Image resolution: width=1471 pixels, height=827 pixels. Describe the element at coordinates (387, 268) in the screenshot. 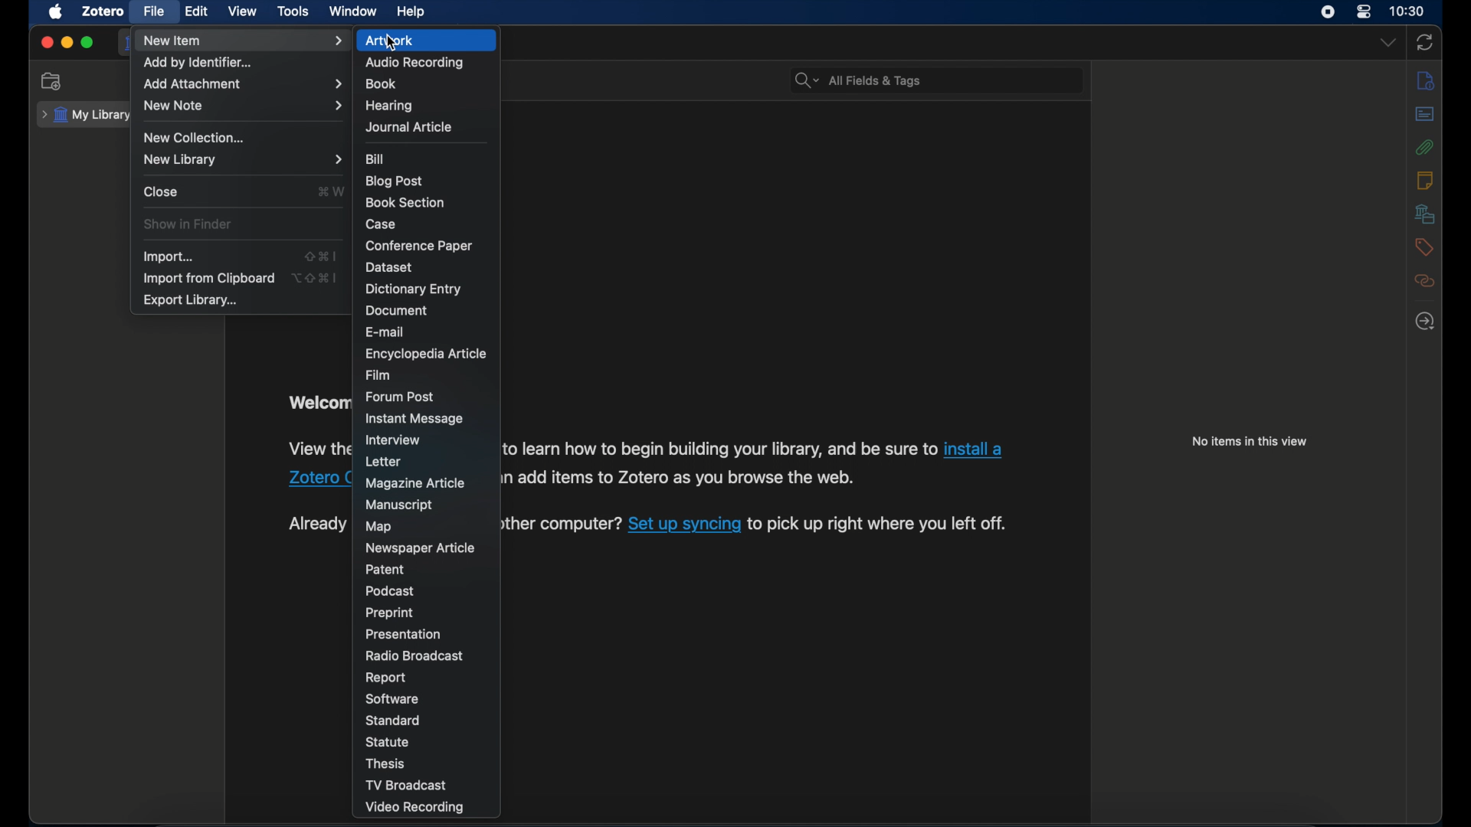

I see `dataset` at that location.